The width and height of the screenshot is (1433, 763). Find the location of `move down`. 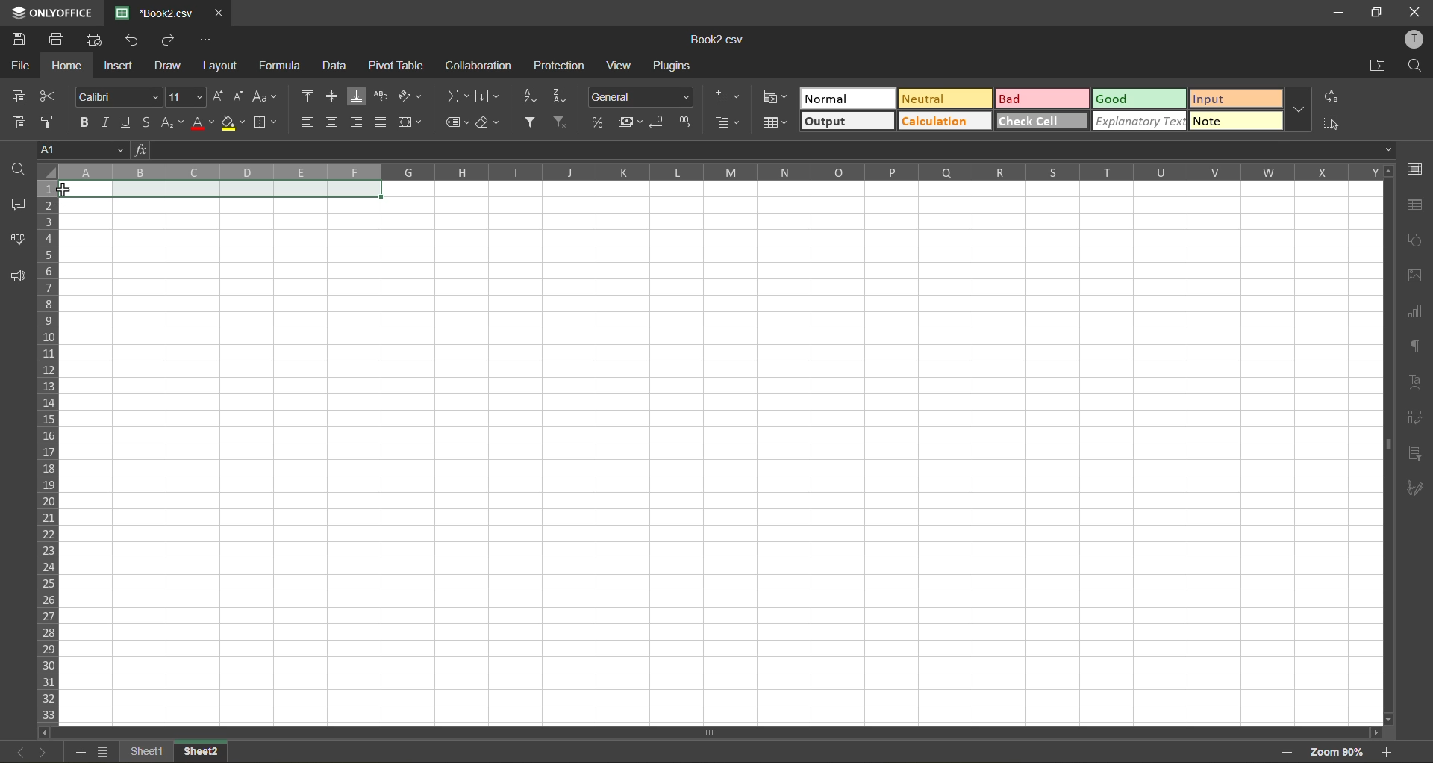

move down is located at coordinates (1384, 720).